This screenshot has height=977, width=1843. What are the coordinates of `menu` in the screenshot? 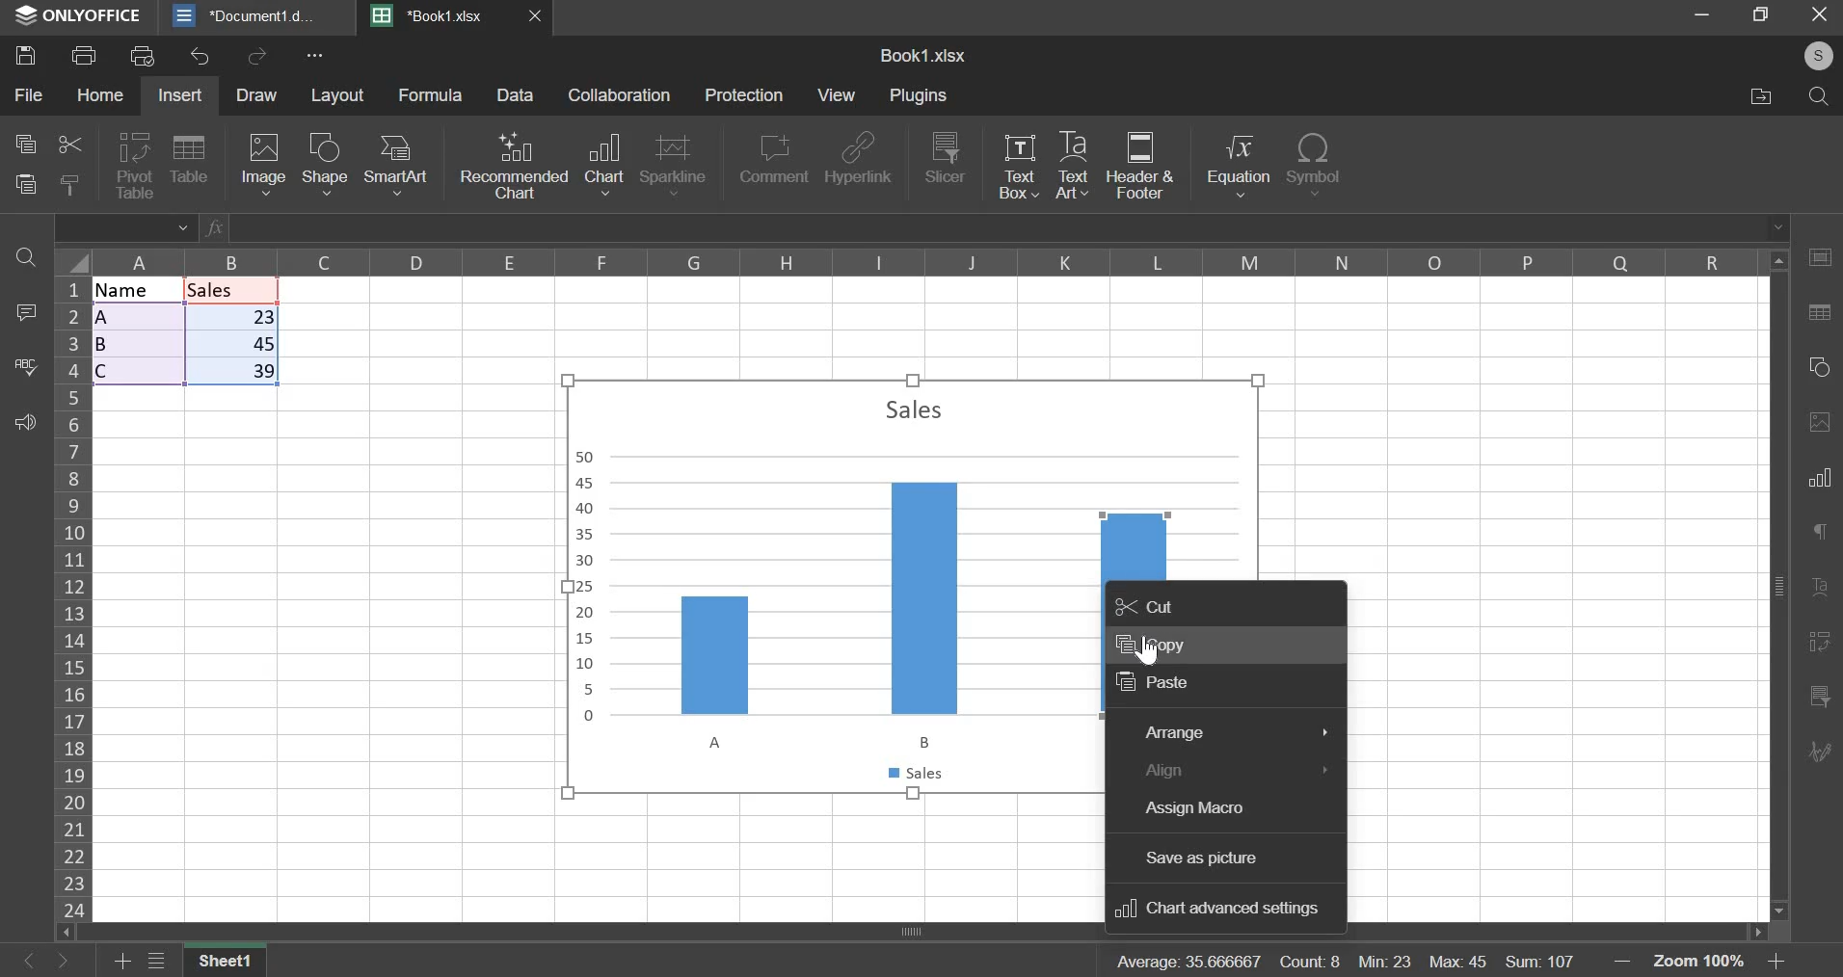 It's located at (155, 963).